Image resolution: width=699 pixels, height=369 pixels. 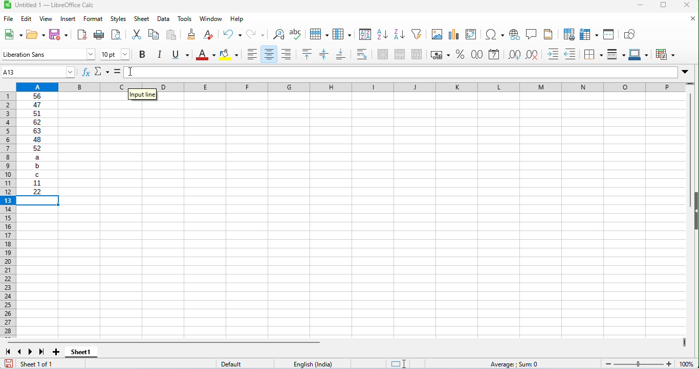 What do you see at coordinates (638, 54) in the screenshot?
I see `border color` at bounding box center [638, 54].